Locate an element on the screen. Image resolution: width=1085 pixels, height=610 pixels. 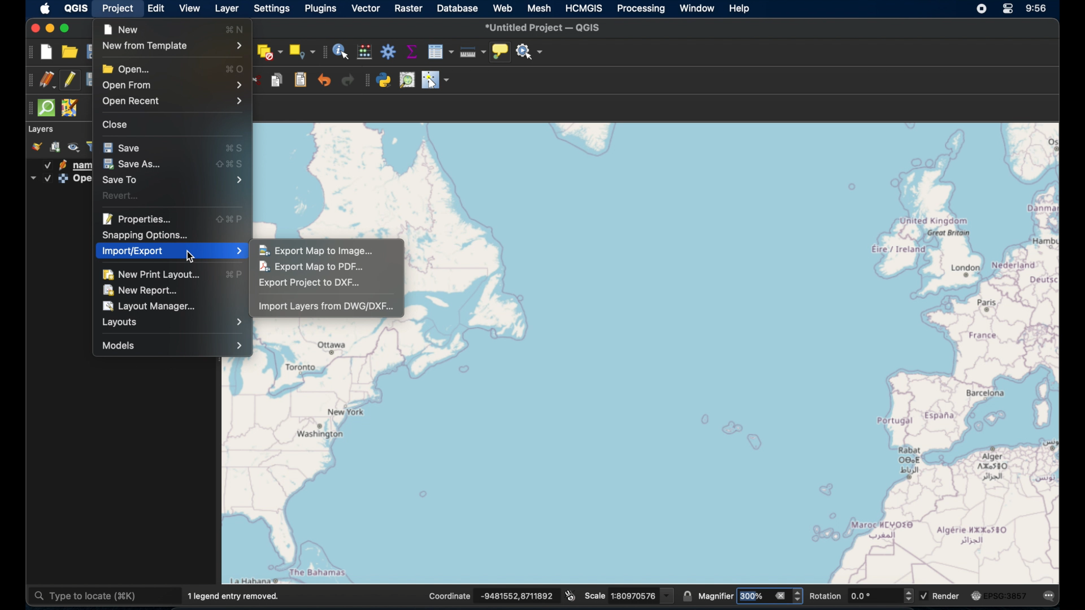
new print layout shortcut is located at coordinates (235, 274).